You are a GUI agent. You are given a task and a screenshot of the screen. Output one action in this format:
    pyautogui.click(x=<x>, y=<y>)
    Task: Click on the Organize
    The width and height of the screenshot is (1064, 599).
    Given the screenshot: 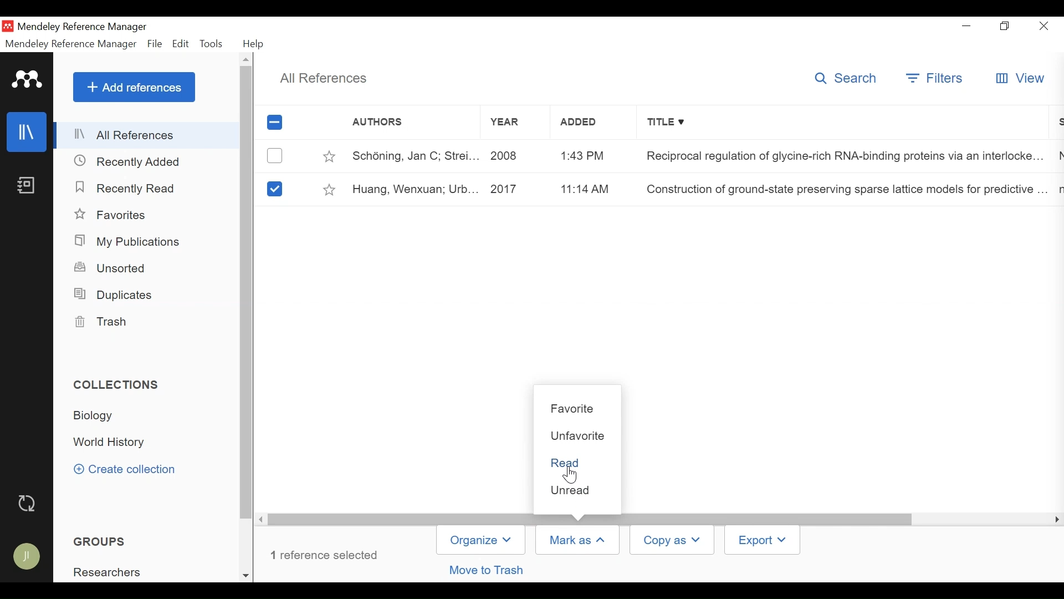 What is the action you would take?
    pyautogui.click(x=481, y=540)
    